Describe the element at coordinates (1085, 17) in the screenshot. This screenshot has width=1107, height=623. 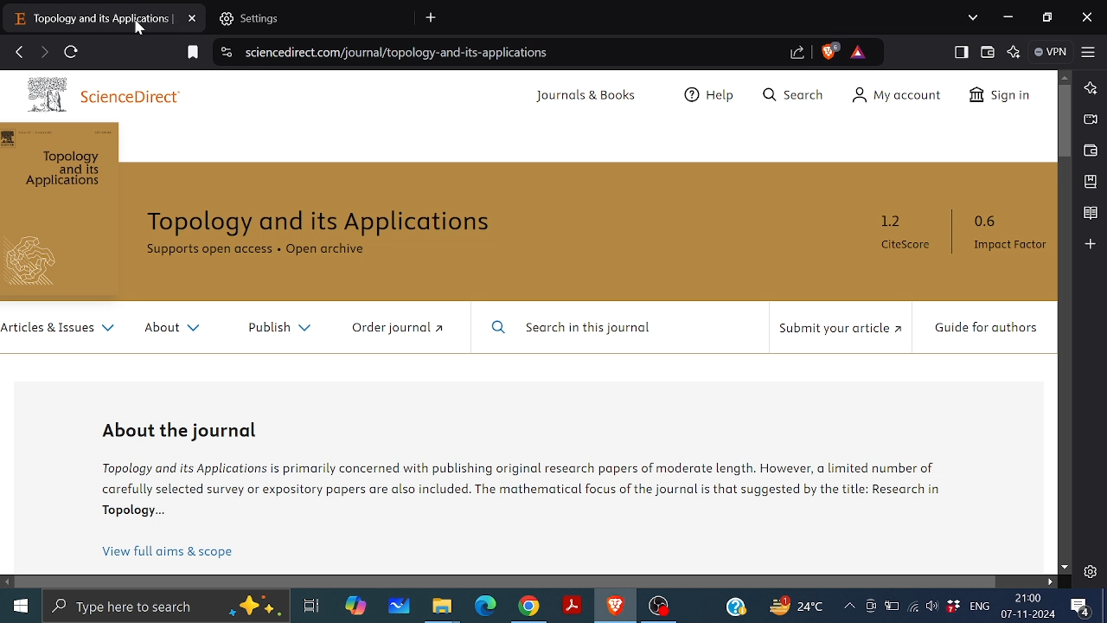
I see `close window` at that location.